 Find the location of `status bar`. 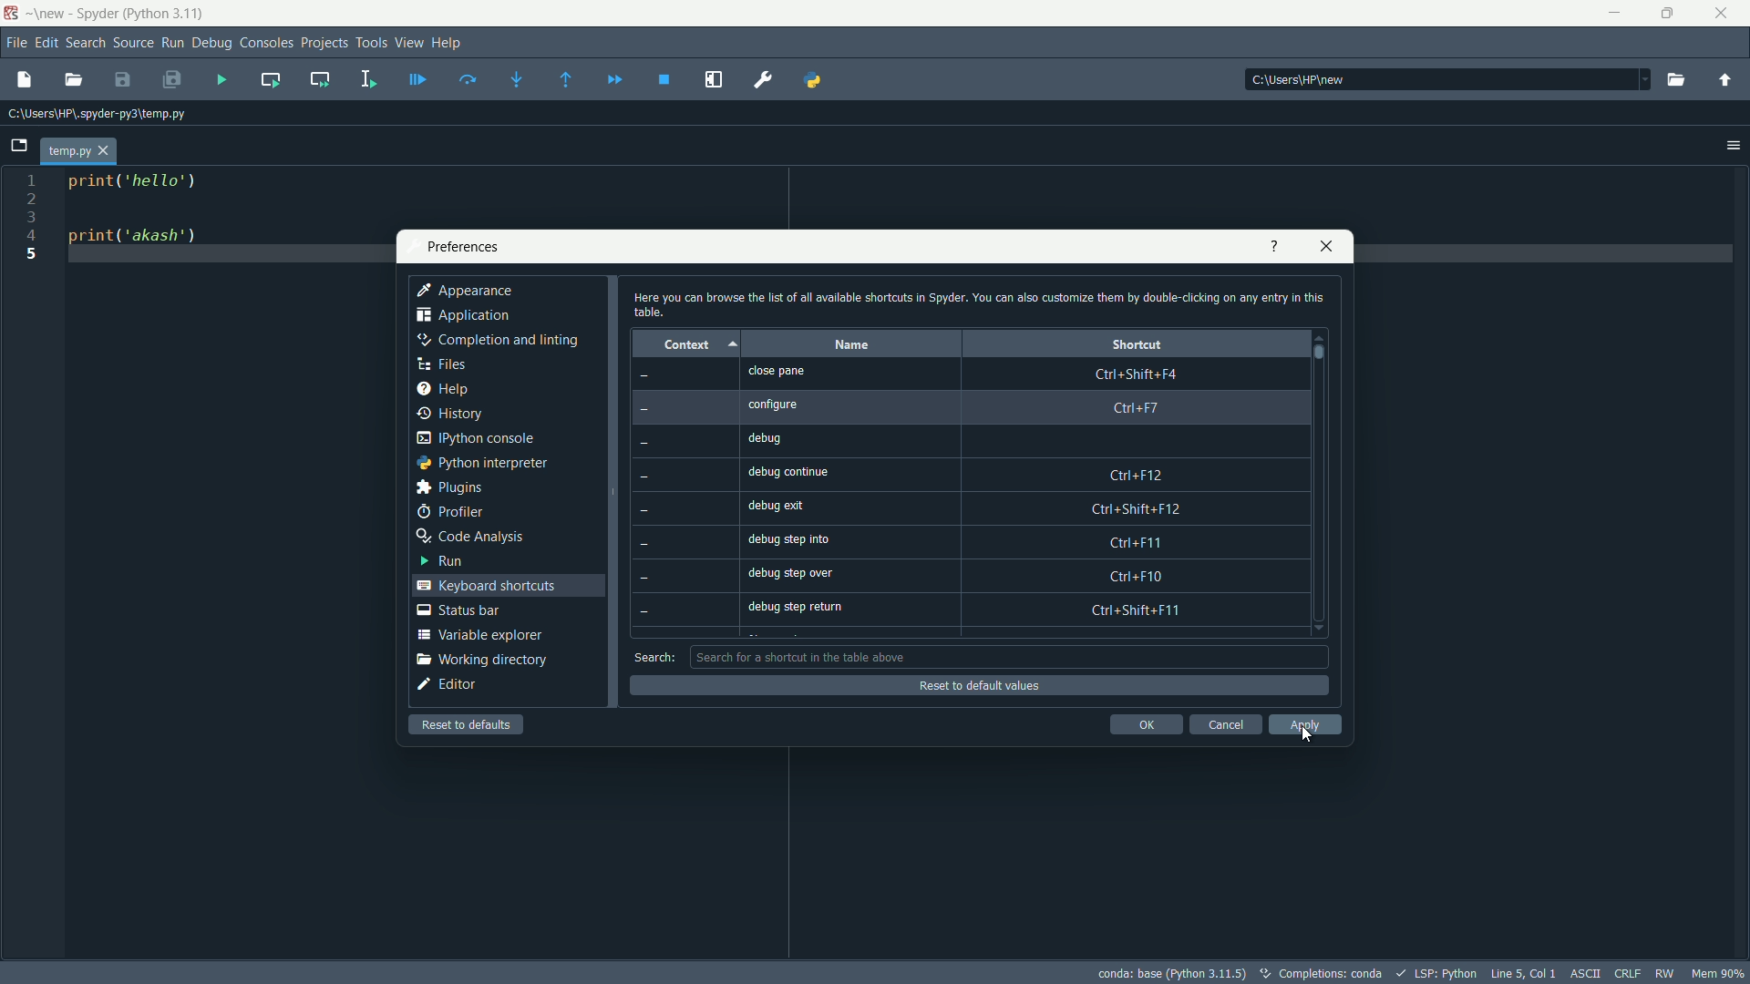

status bar is located at coordinates (458, 610).